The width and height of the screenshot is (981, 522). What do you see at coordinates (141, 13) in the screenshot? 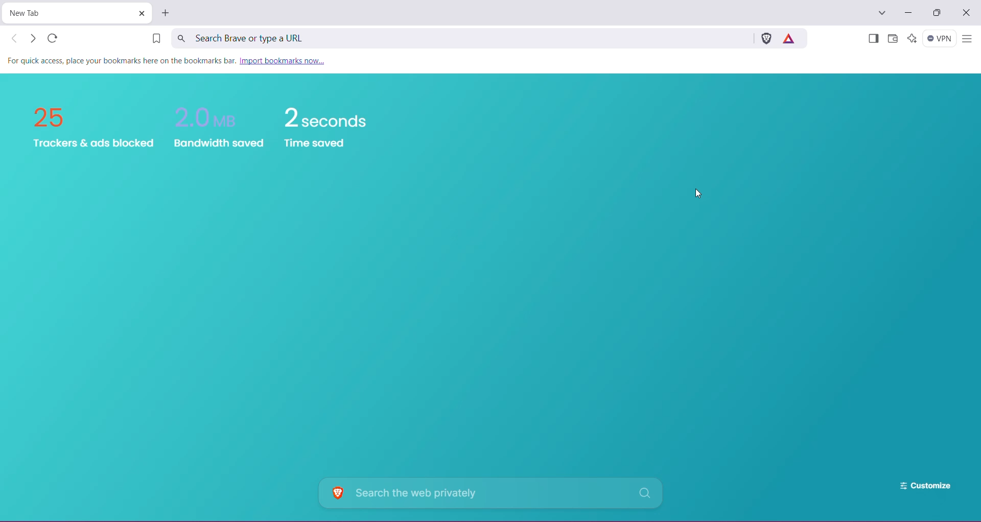
I see `Close Tab` at bounding box center [141, 13].